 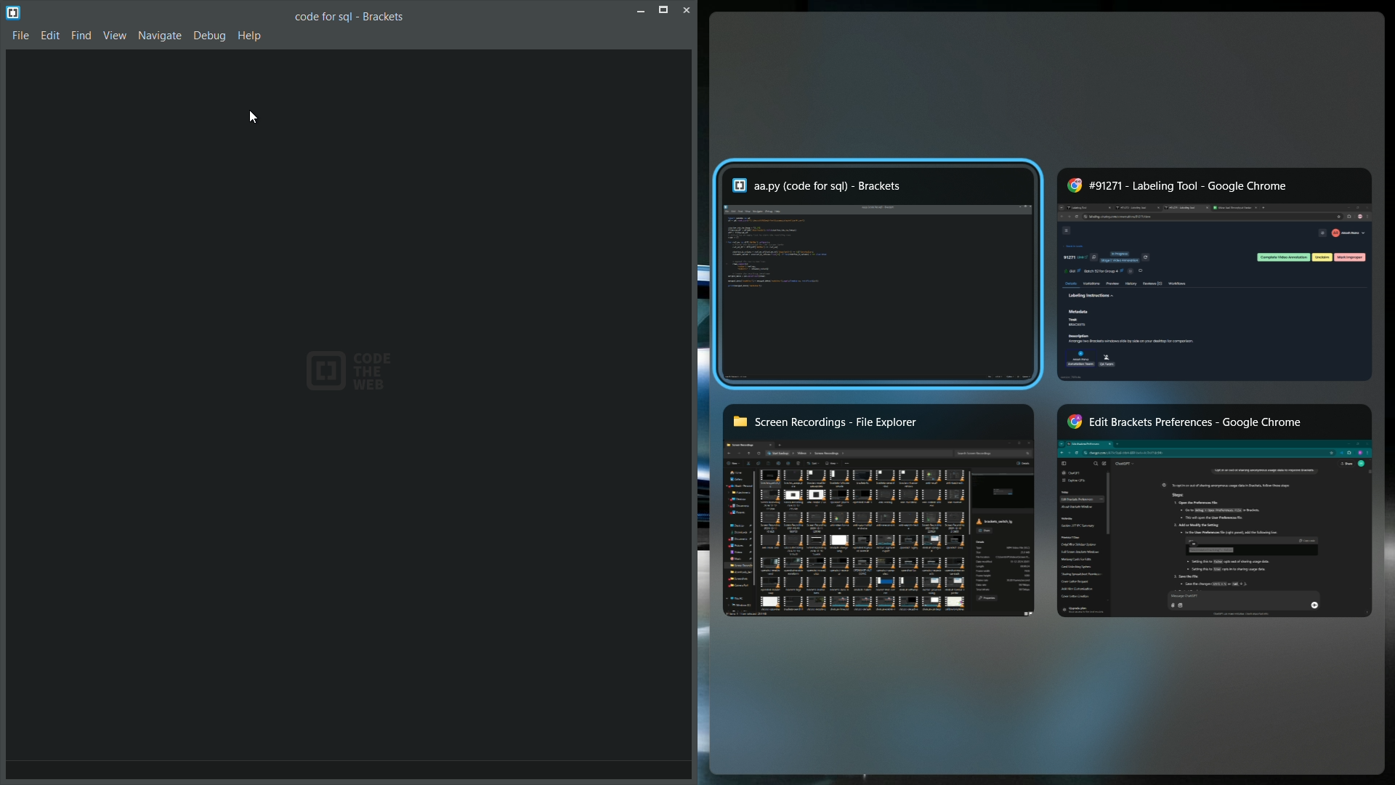 What do you see at coordinates (687, 11) in the screenshot?
I see `cancel` at bounding box center [687, 11].